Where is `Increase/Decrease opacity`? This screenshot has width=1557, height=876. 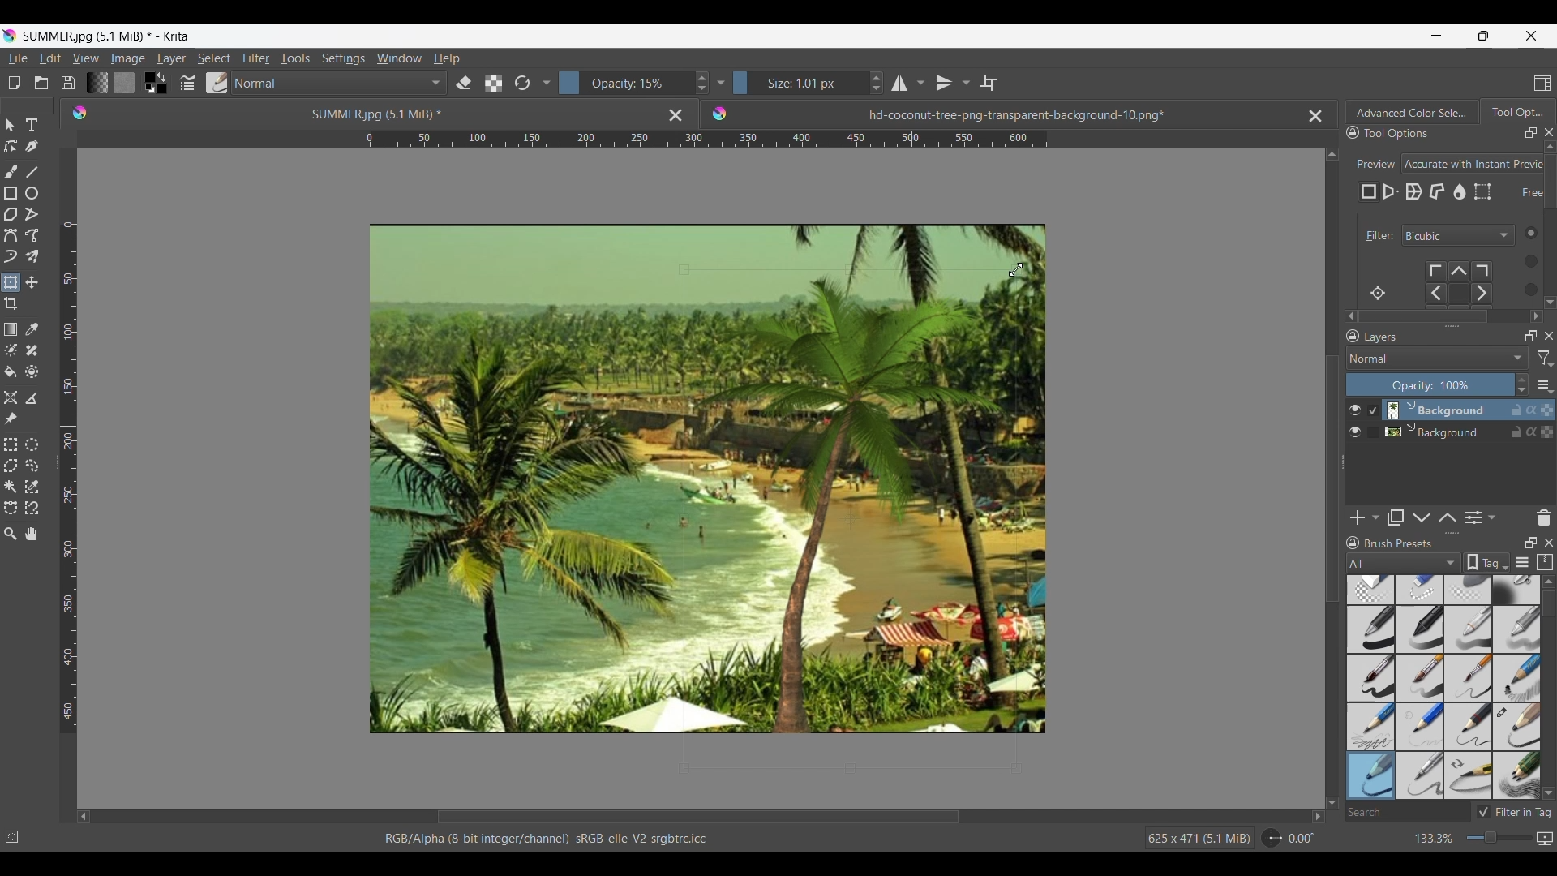 Increase/Decrease opacity is located at coordinates (1438, 384).